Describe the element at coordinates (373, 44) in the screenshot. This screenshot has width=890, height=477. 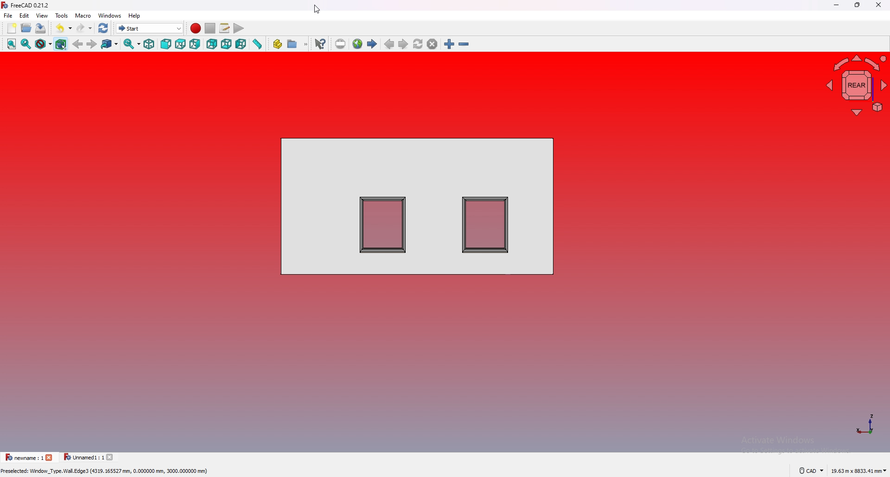
I see `start page` at that location.